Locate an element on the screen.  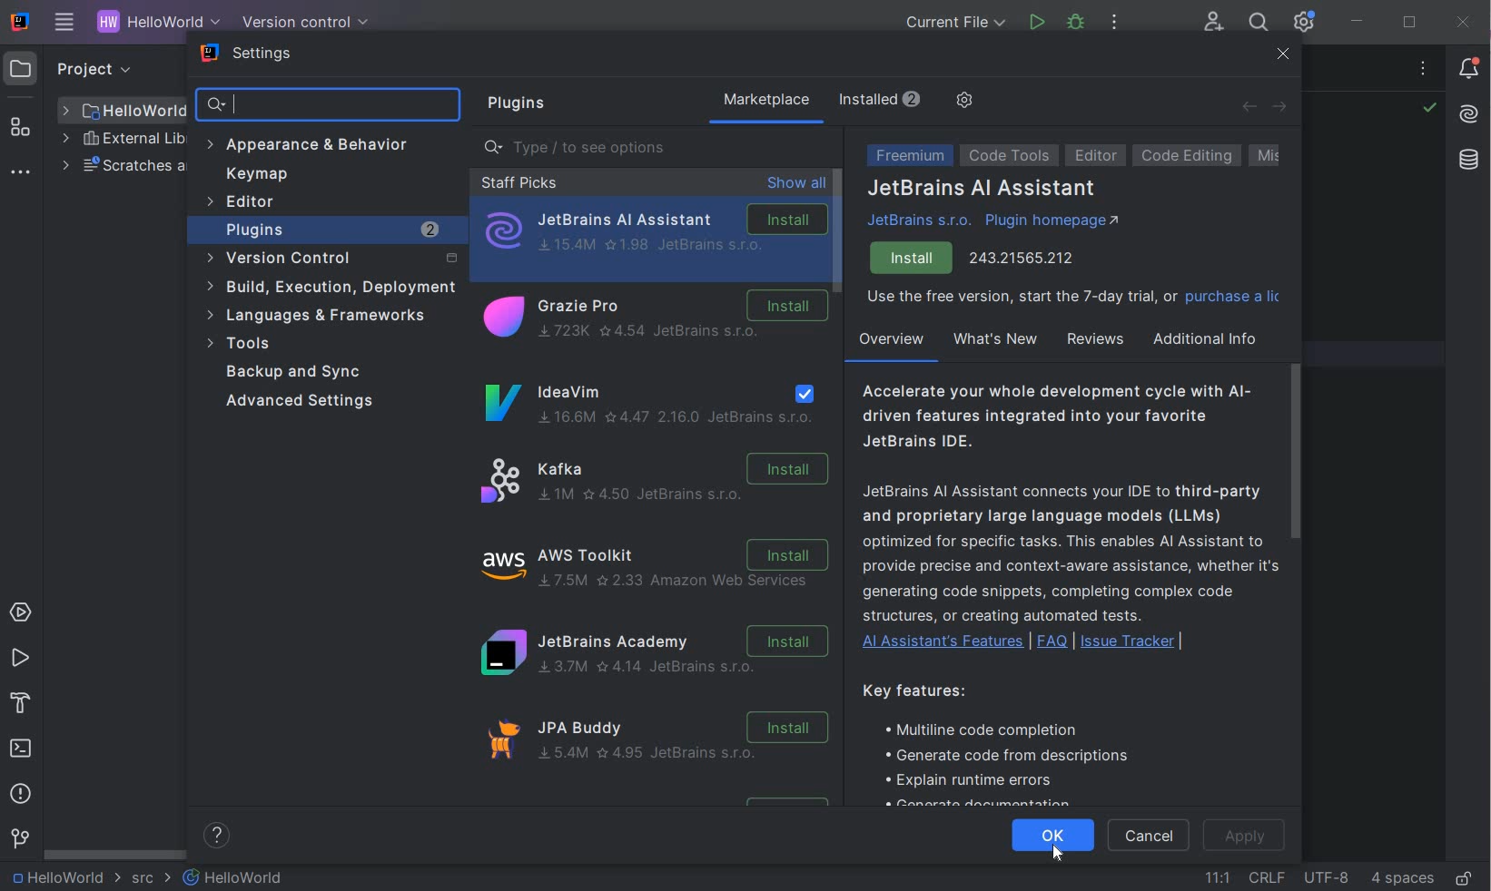
ok is located at coordinates (1054, 827).